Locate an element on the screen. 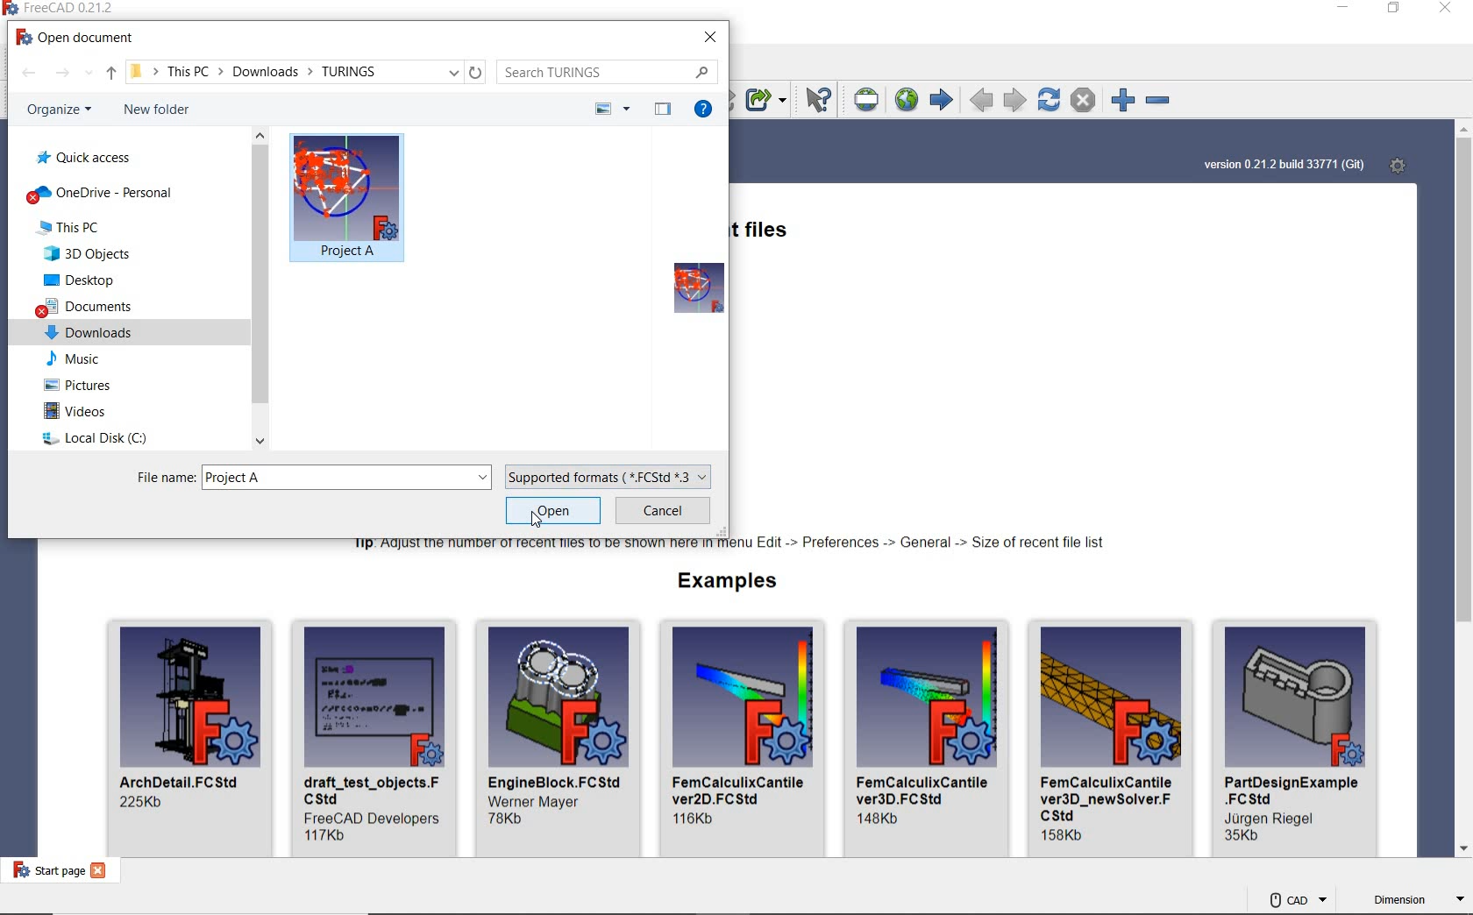 The width and height of the screenshot is (1473, 915). LOCATION is located at coordinates (262, 72).